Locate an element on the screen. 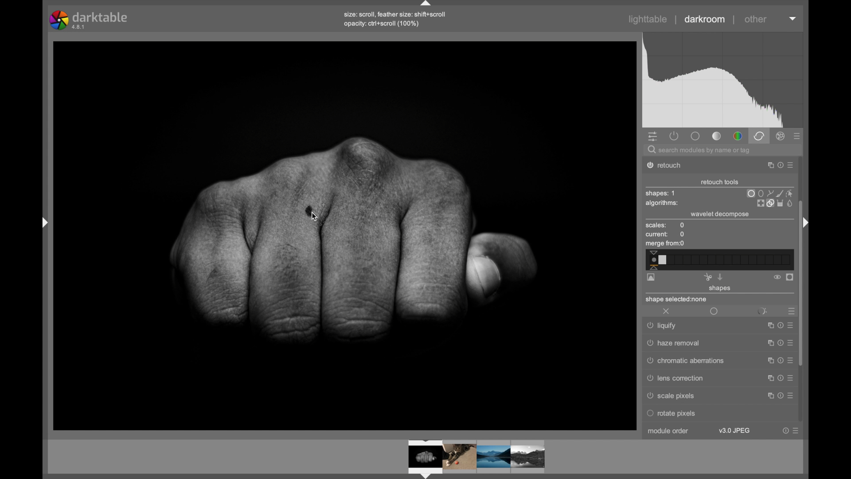  dropdown menu is located at coordinates (793, 18).